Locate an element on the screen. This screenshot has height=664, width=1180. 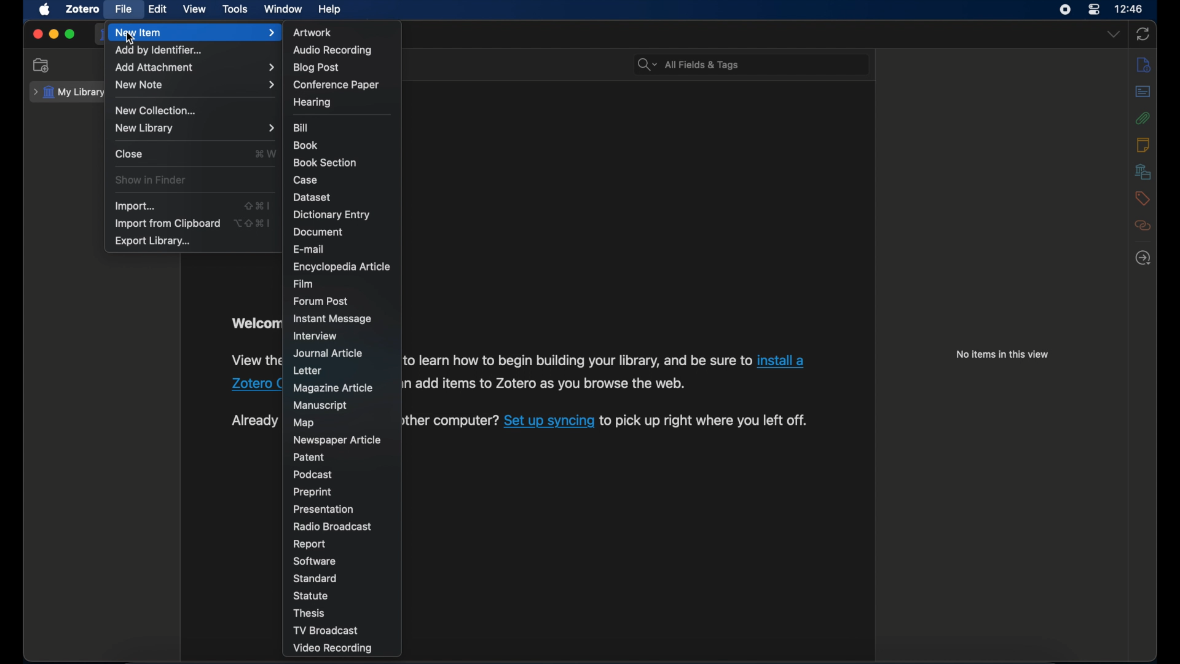
shortcut is located at coordinates (256, 206).